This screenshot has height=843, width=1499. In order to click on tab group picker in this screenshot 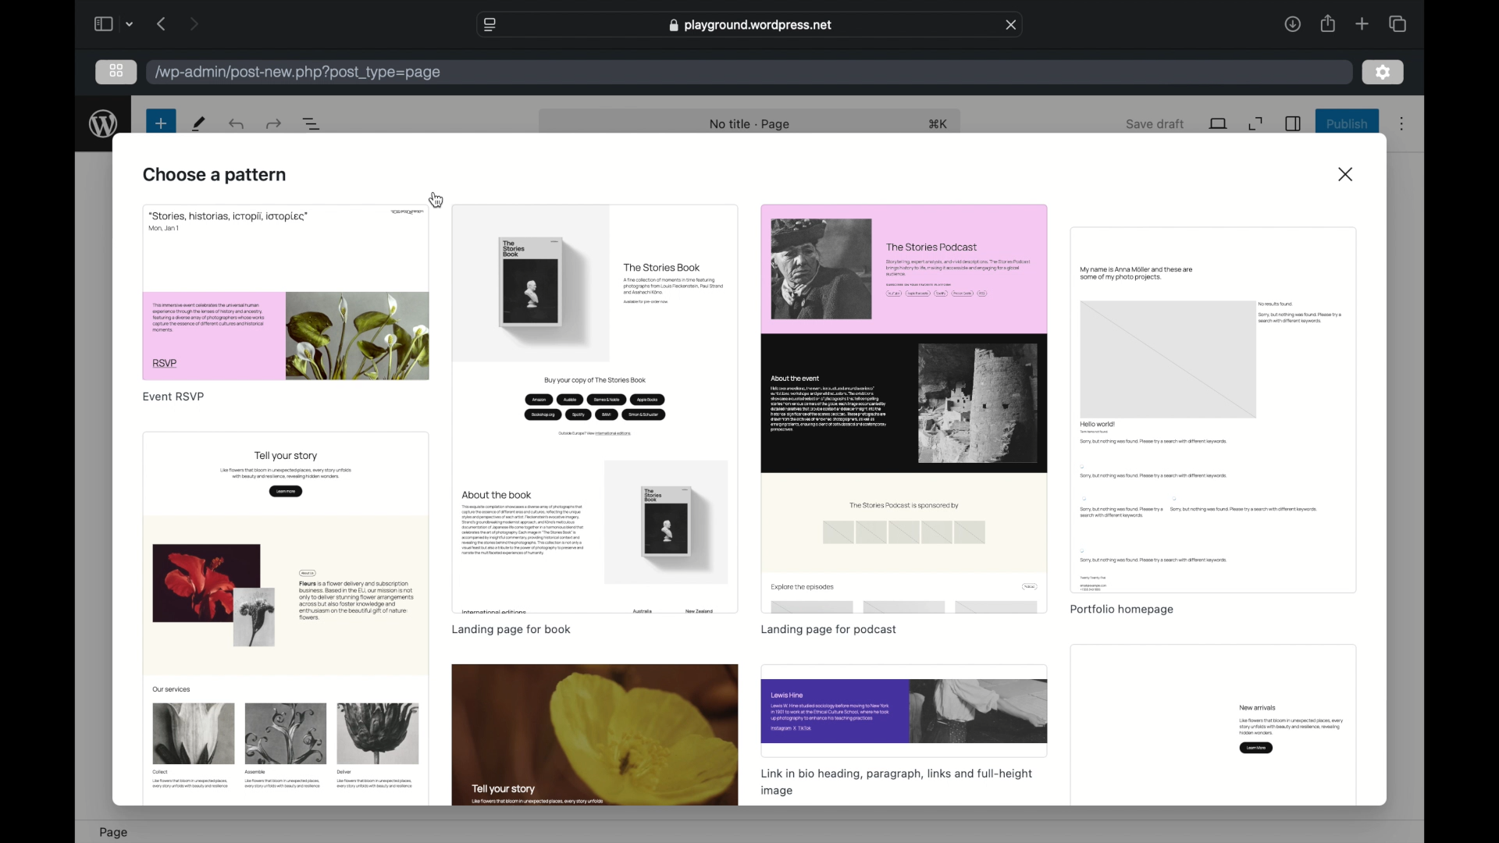, I will do `click(130, 23)`.